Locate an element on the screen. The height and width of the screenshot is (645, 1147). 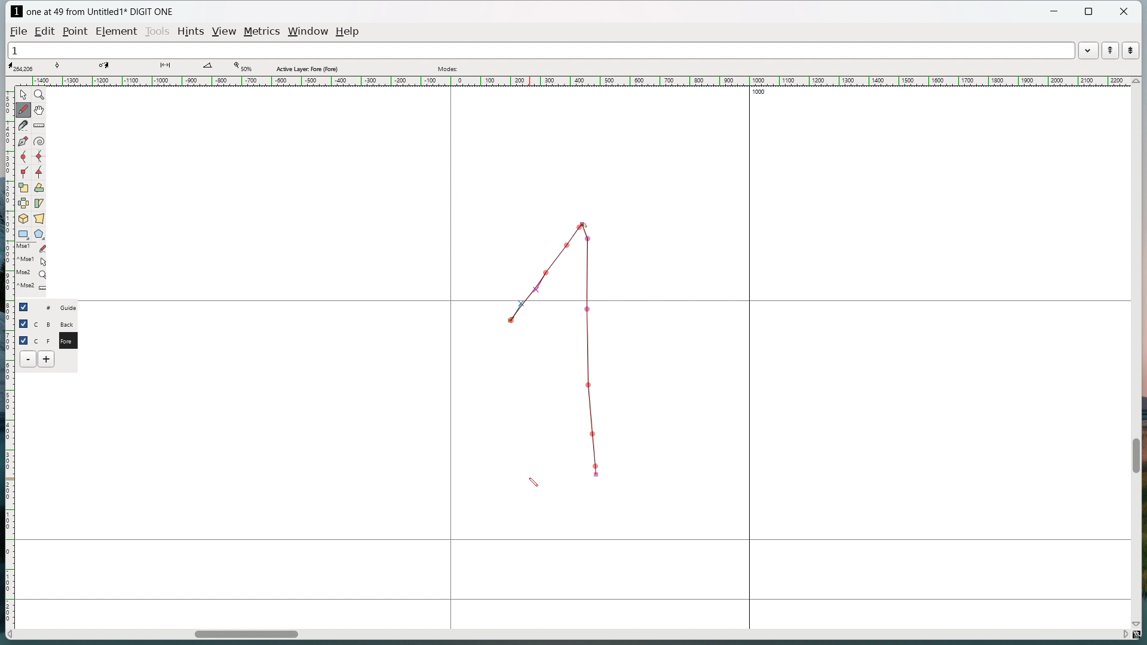
checkbox is located at coordinates (24, 339).